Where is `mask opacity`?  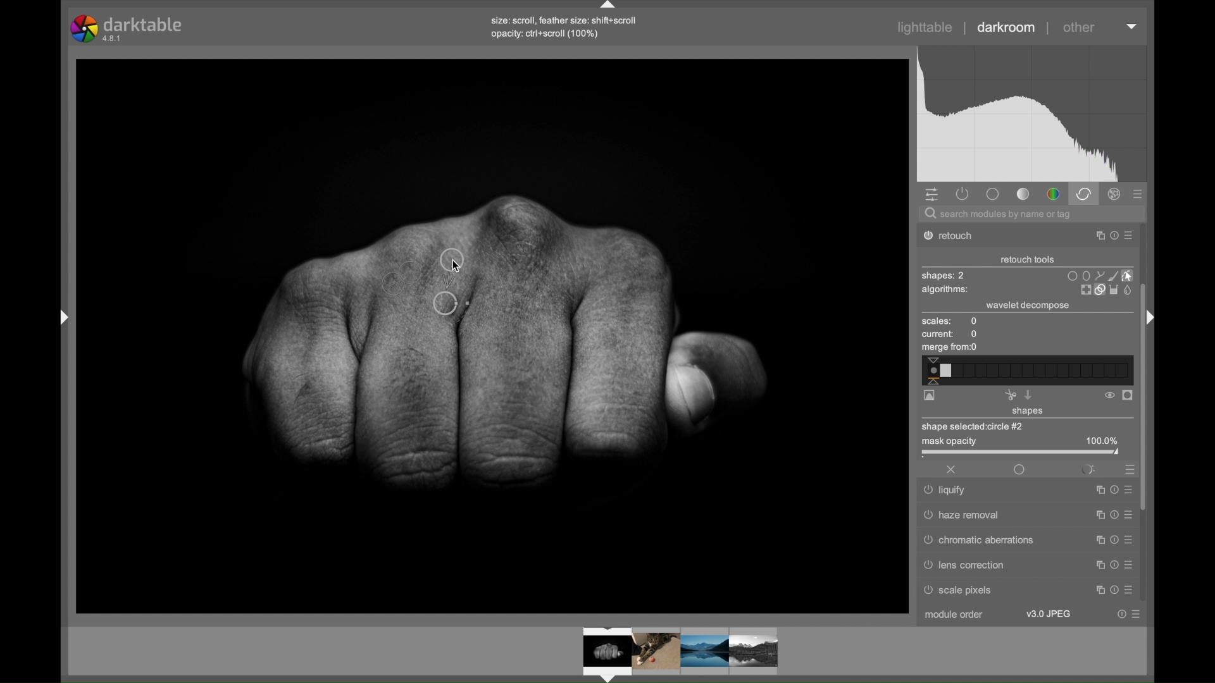
mask opacity is located at coordinates (947, 443).